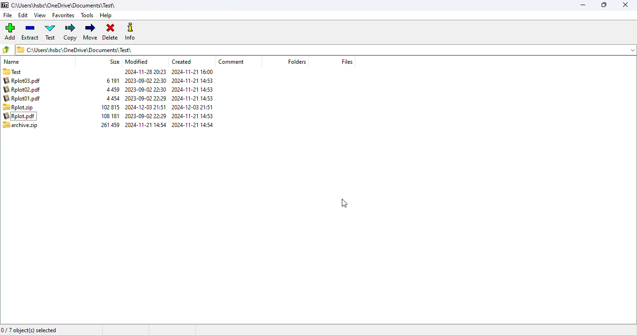 This screenshot has width=637, height=335. Describe the element at coordinates (26, 116) in the screenshot. I see `pdf file` at that location.